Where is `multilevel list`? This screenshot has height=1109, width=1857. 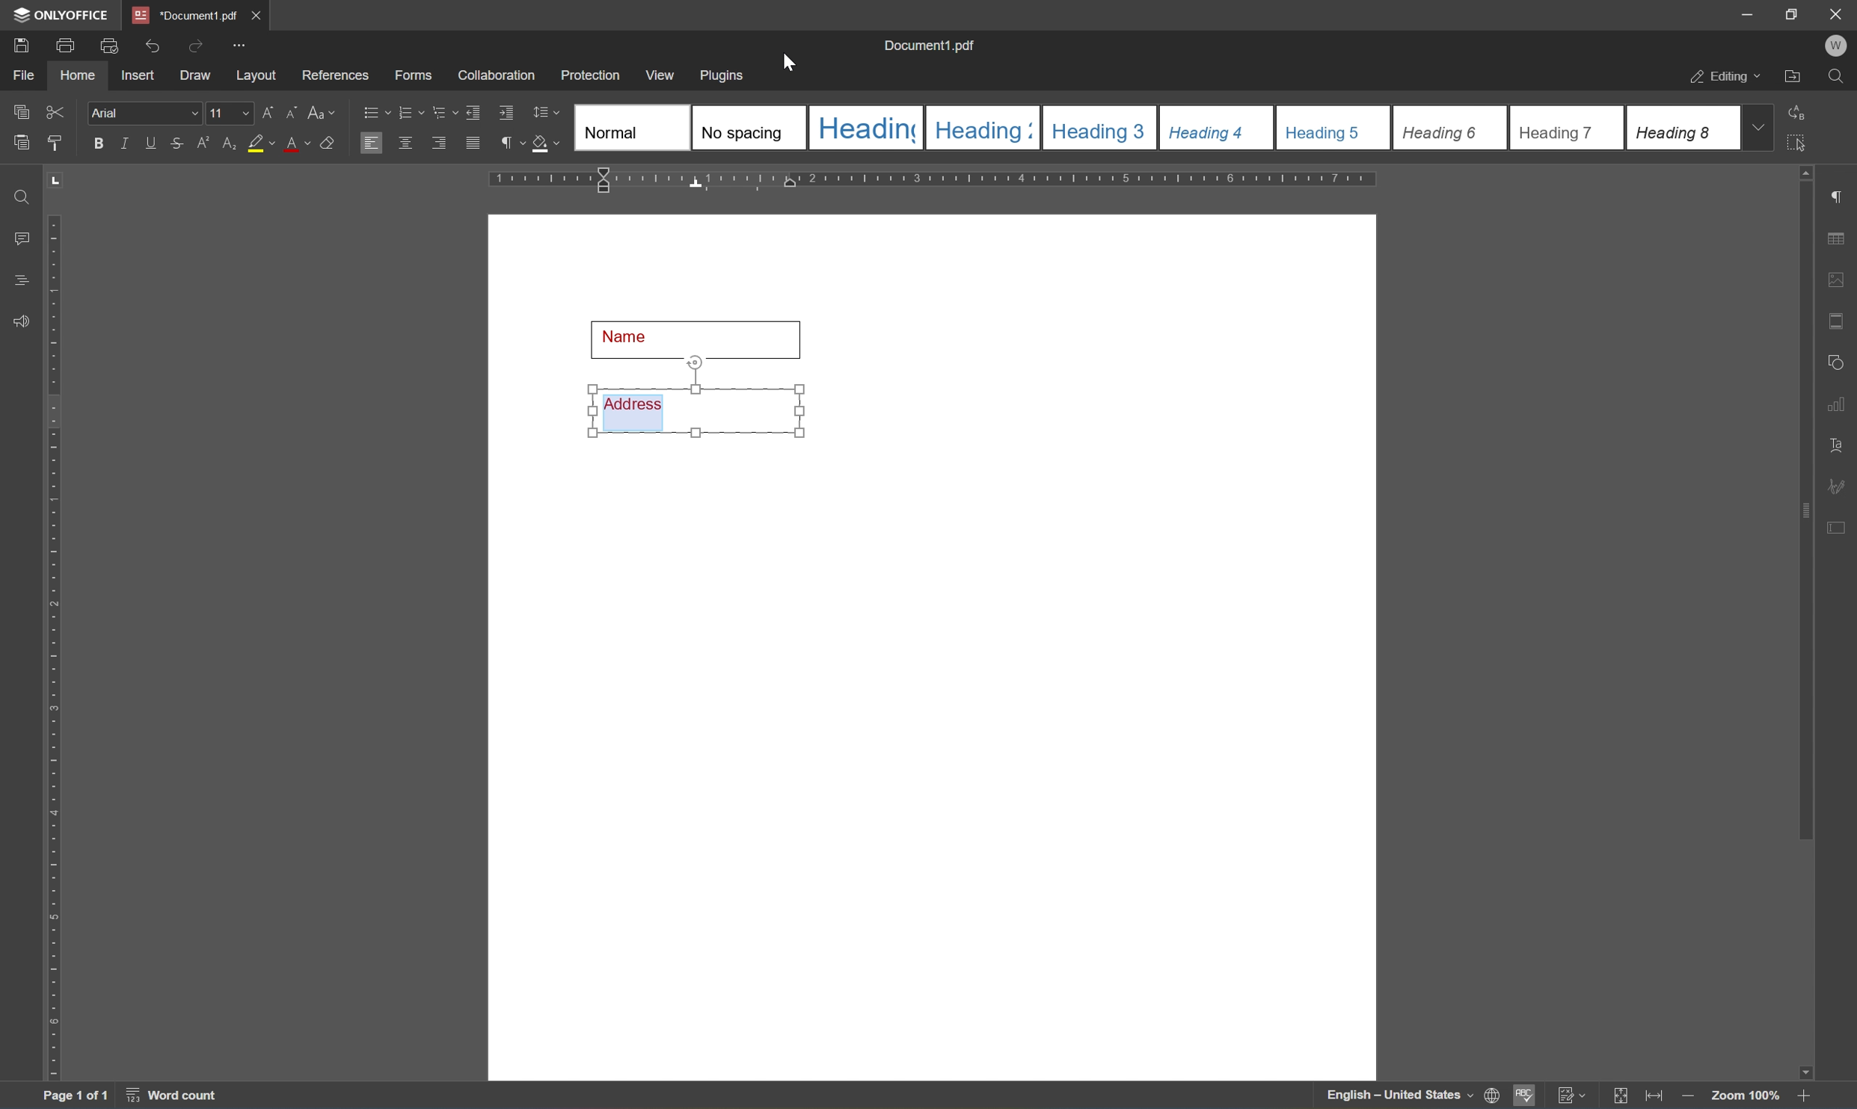
multilevel list is located at coordinates (442, 113).